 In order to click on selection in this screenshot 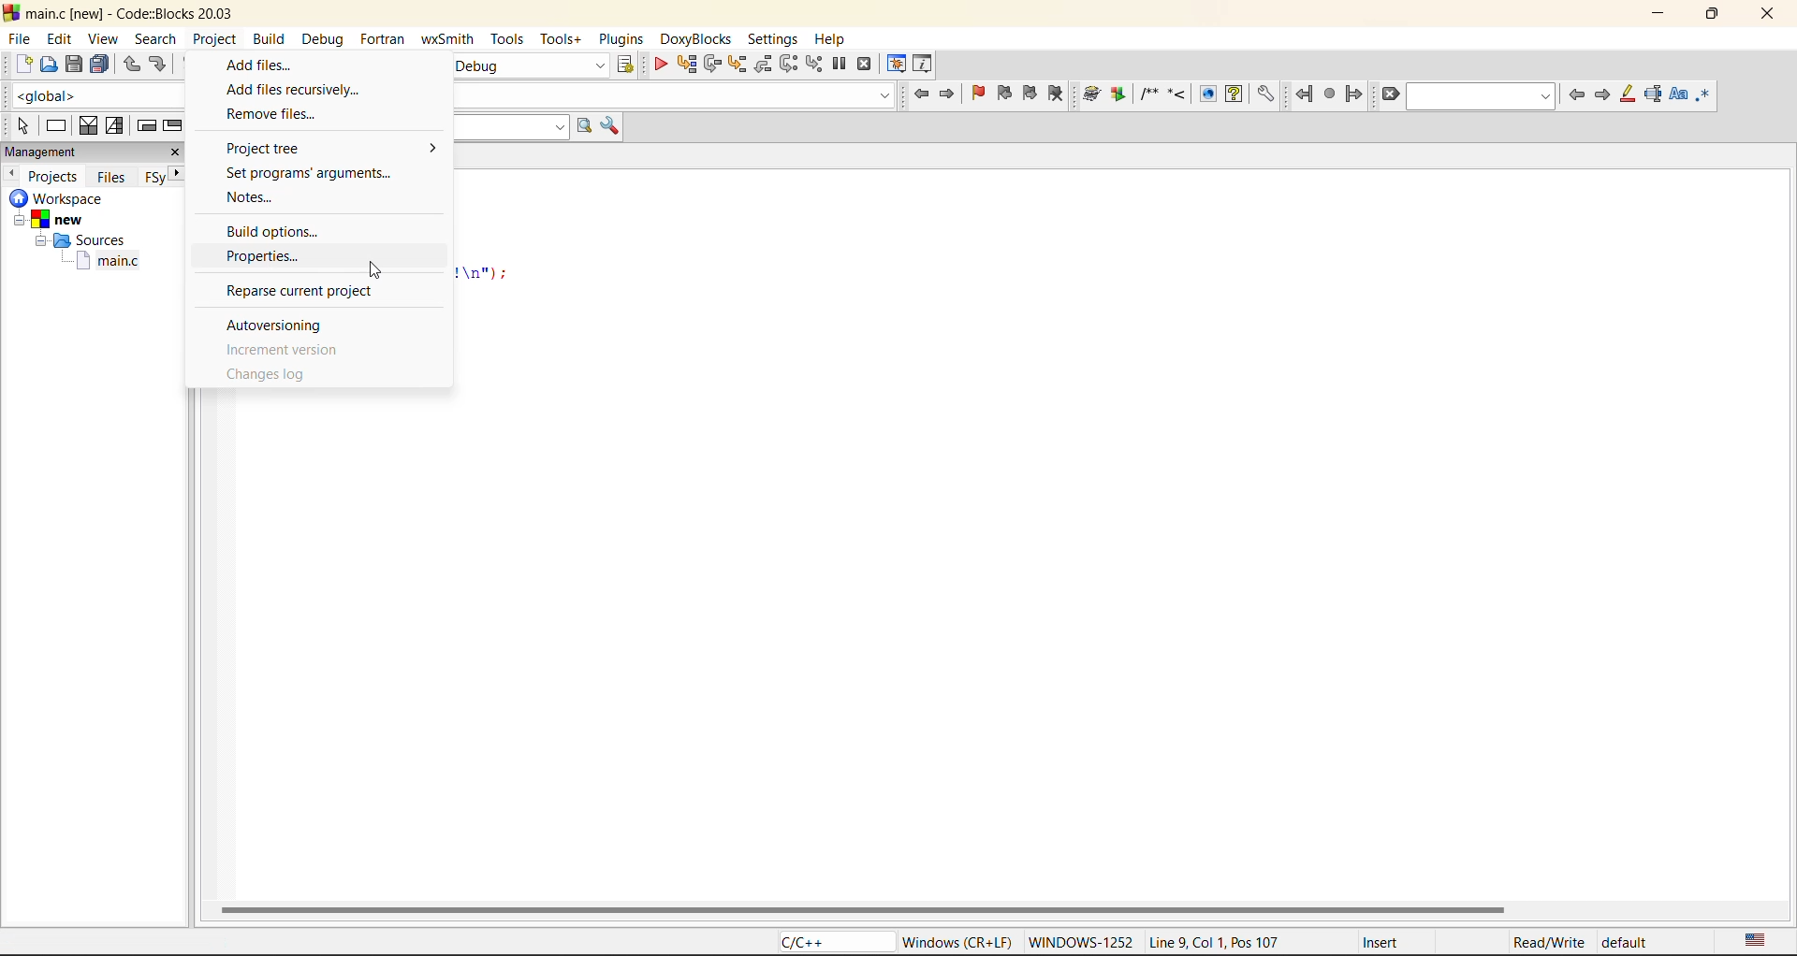, I will do `click(117, 125)`.